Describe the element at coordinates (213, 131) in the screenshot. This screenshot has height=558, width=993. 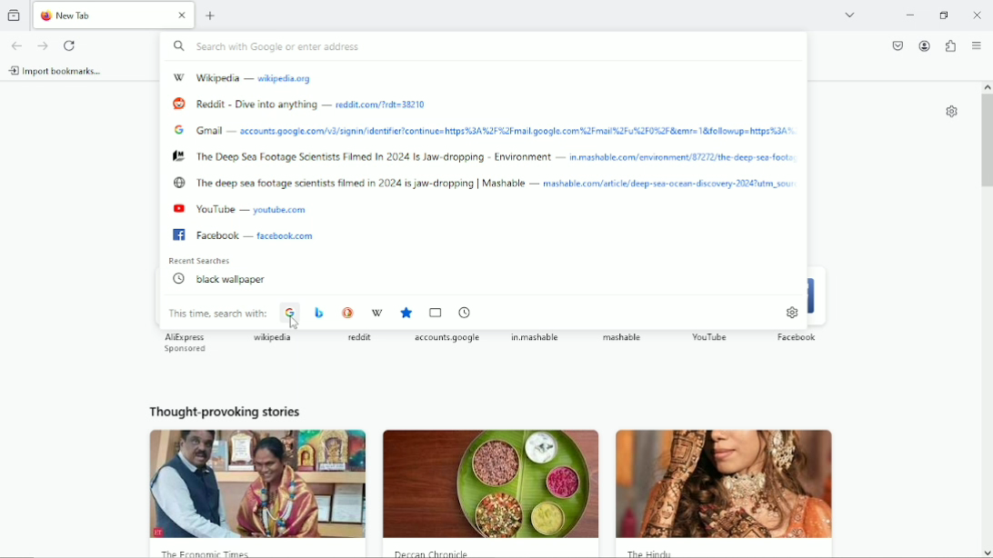
I see `Gmail` at that location.